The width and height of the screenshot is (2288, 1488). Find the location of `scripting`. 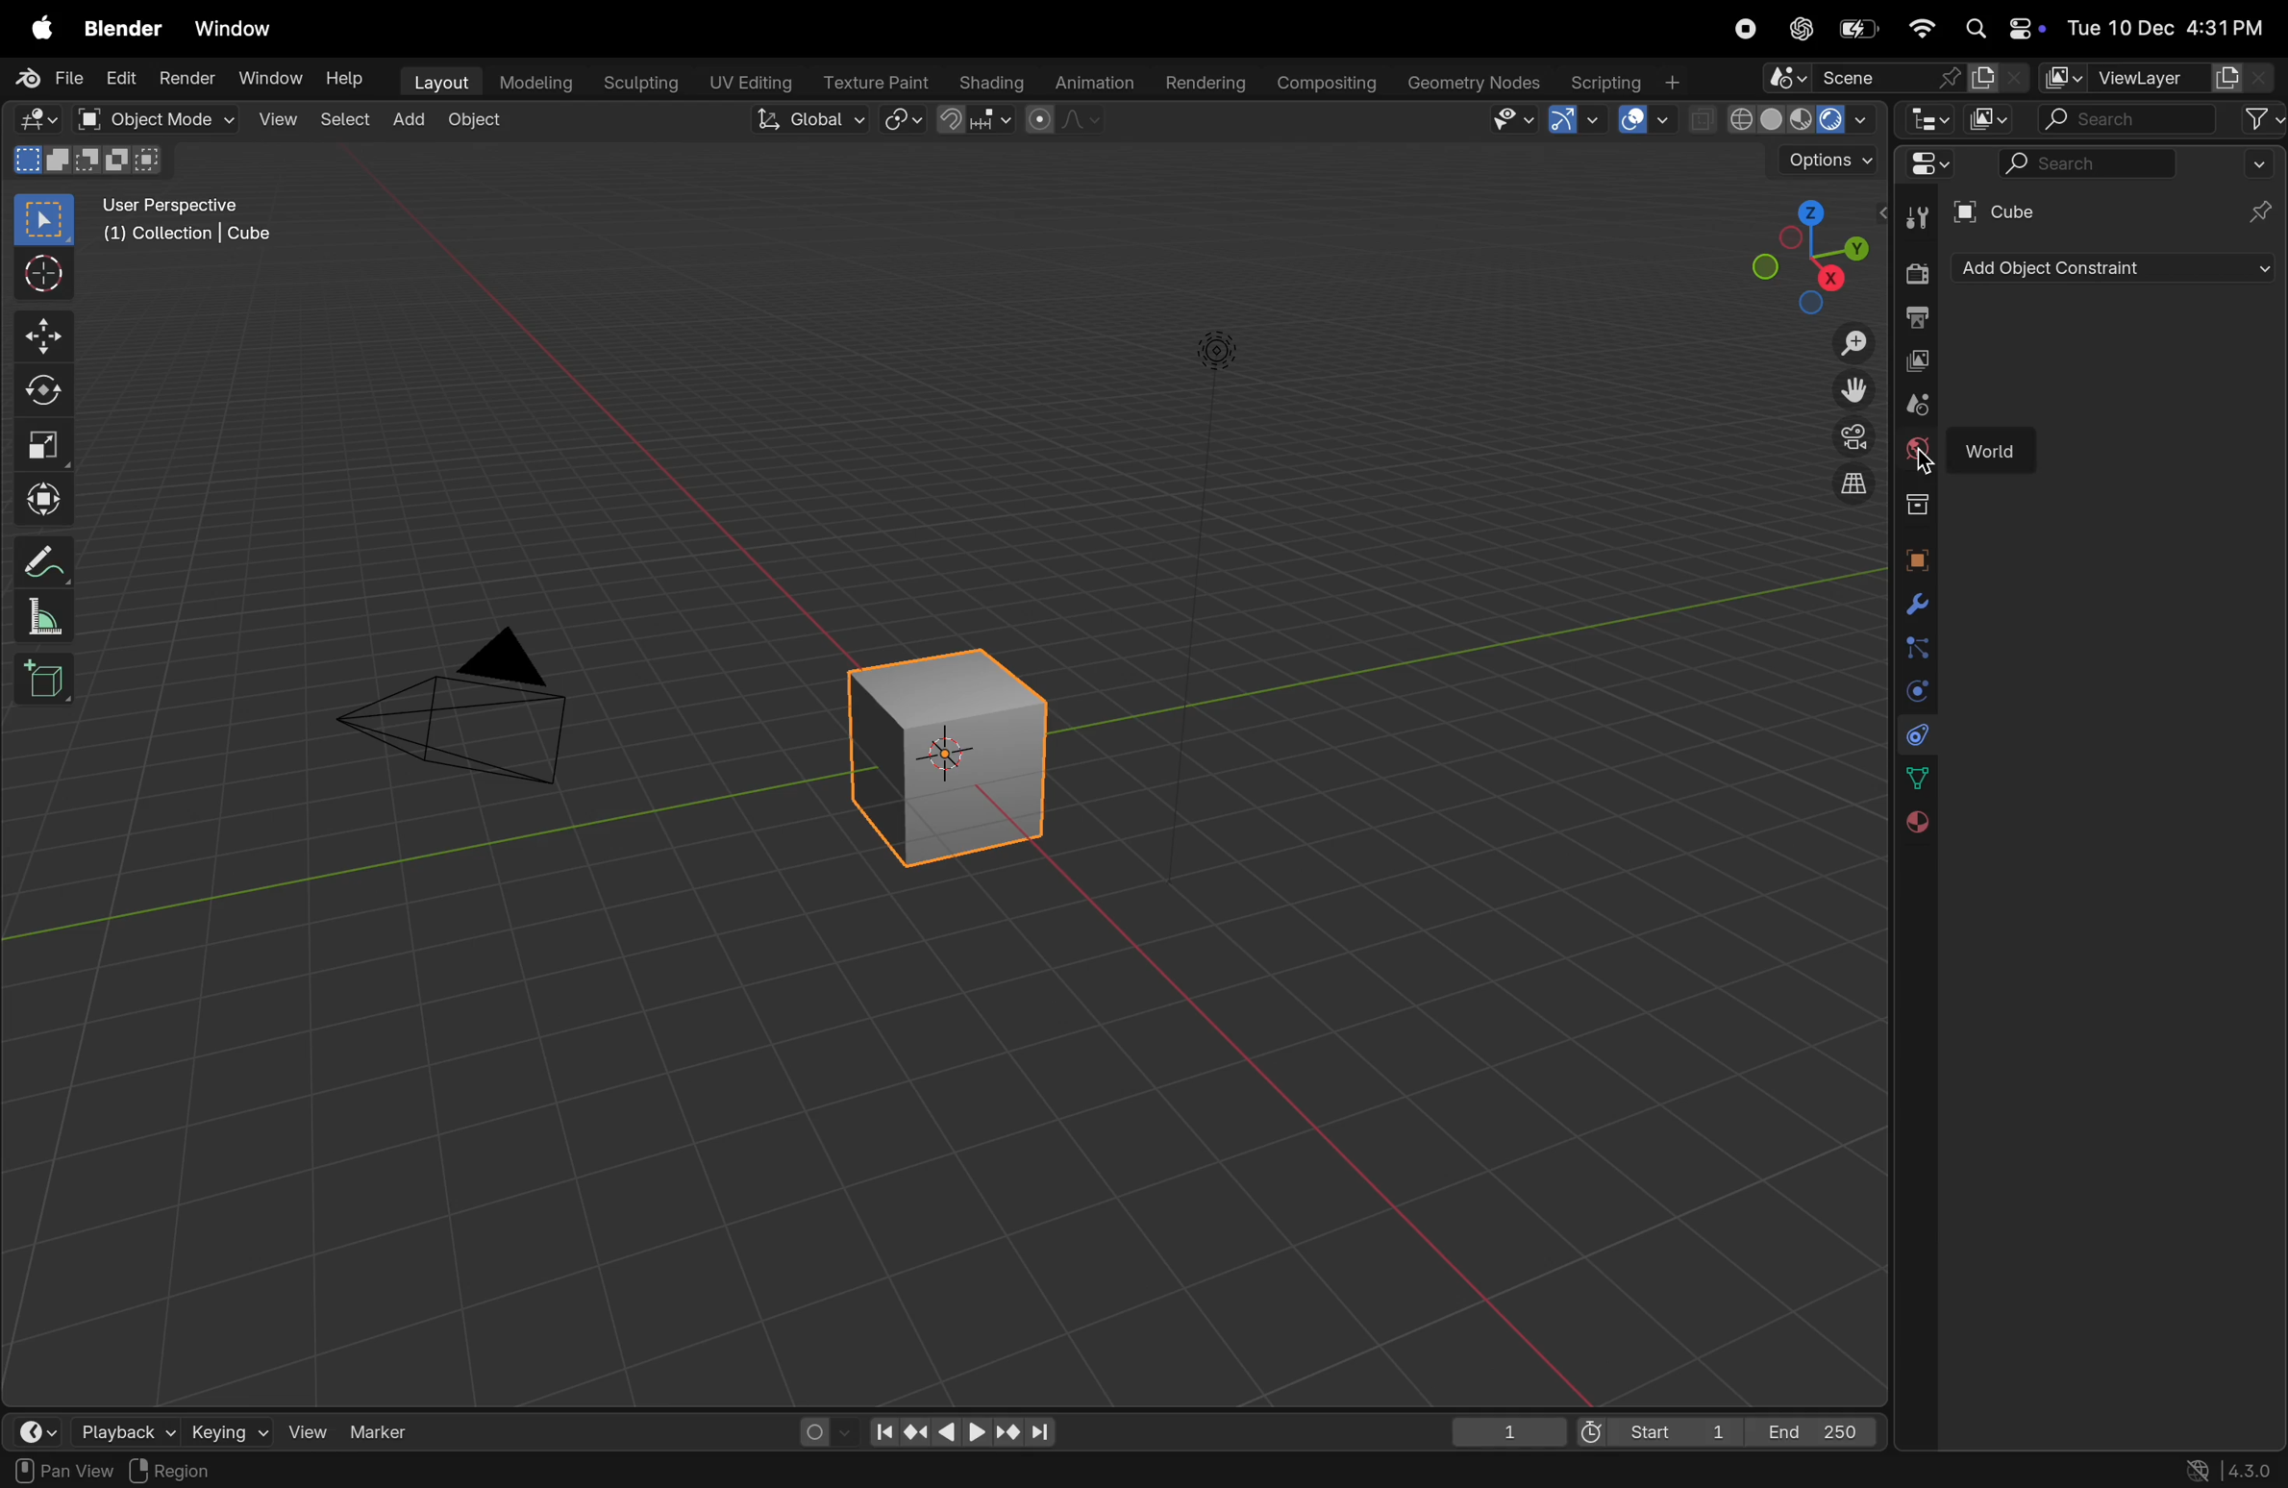

scripting is located at coordinates (1629, 81).